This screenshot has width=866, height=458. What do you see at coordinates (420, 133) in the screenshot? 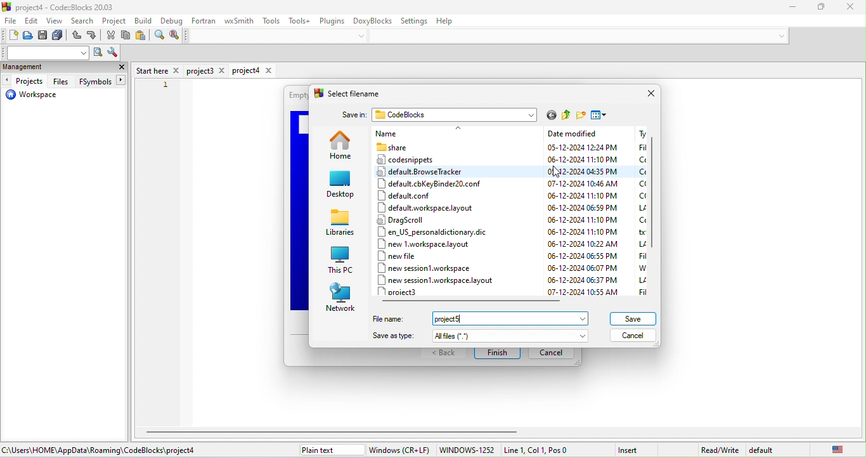
I see `name` at bounding box center [420, 133].